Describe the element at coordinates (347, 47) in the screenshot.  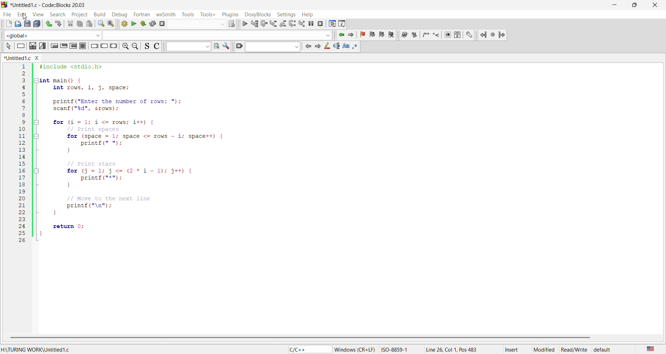
I see `icon` at that location.